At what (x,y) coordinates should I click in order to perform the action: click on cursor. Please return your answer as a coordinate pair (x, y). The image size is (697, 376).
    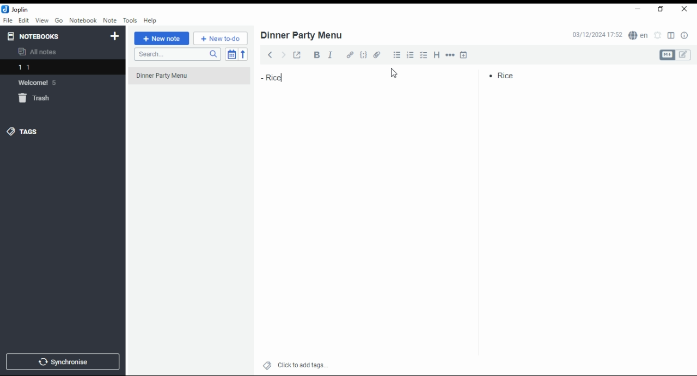
    Looking at the image, I should click on (395, 74).